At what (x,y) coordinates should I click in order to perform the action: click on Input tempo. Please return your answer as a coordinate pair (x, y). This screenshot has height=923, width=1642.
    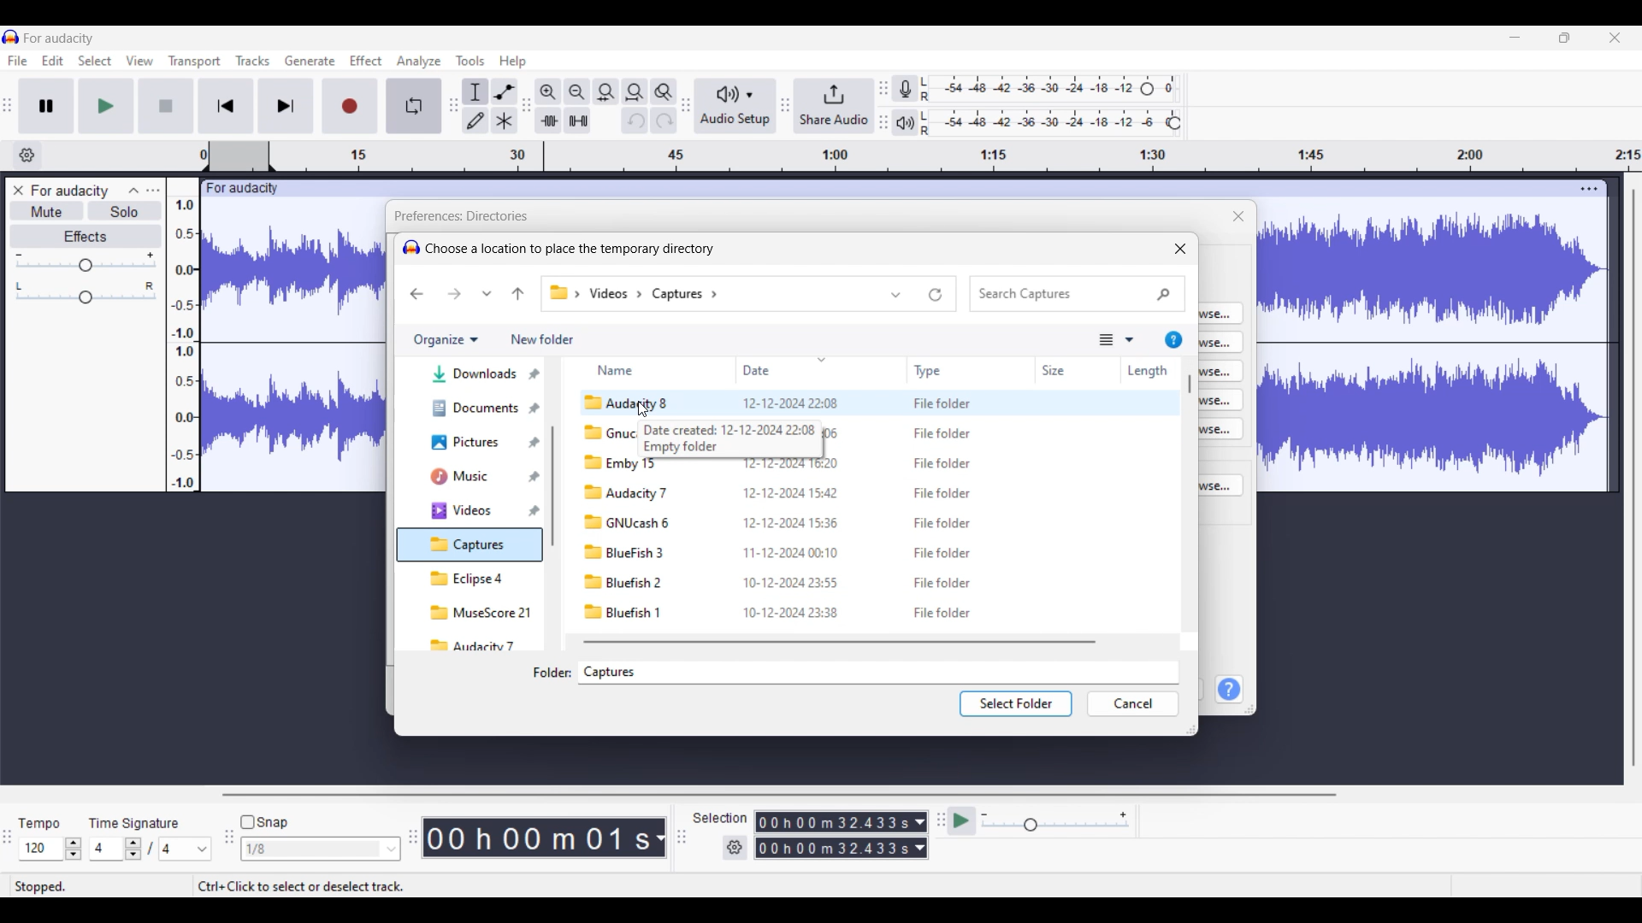
    Looking at the image, I should click on (40, 849).